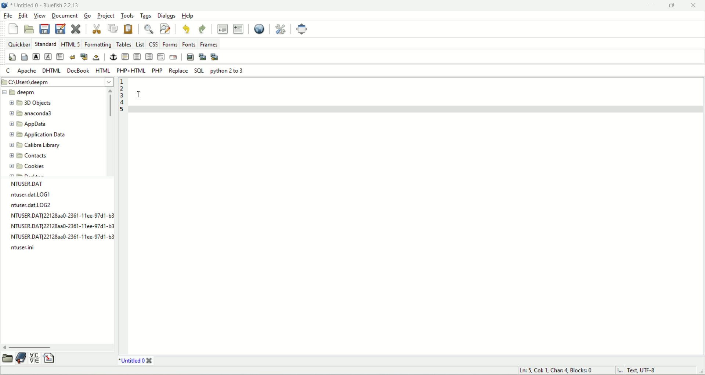  Describe the element at coordinates (166, 15) in the screenshot. I see `dialogs` at that location.